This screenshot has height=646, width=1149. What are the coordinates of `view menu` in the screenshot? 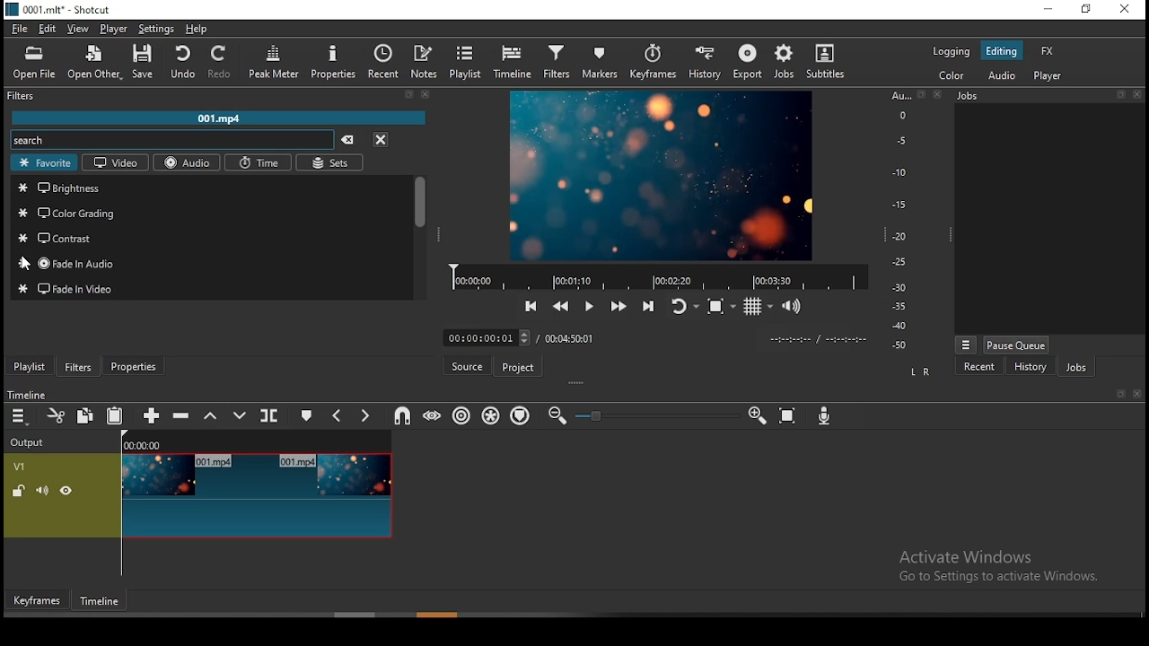 It's located at (966, 344).